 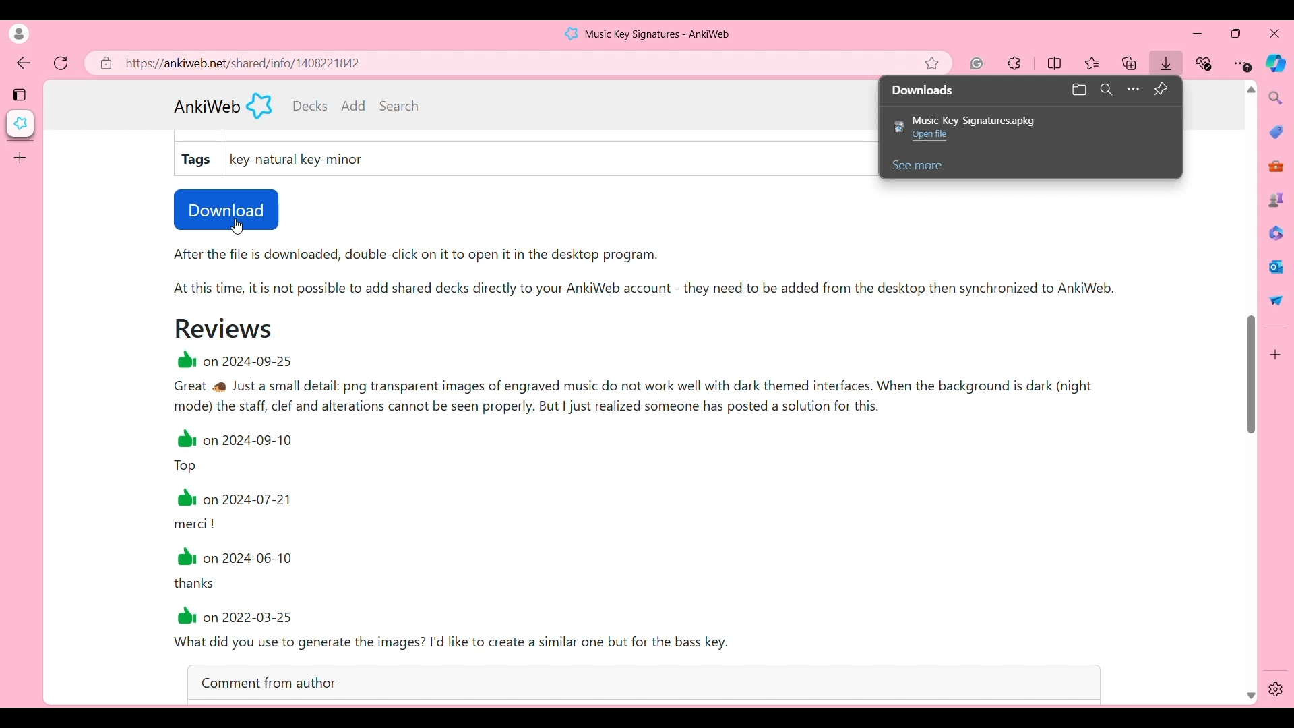 I want to click on Tags, so click(x=197, y=160).